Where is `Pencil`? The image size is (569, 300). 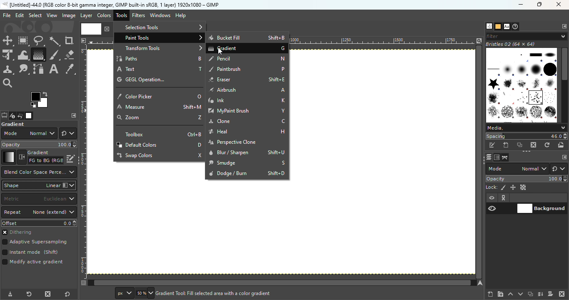
Pencil is located at coordinates (246, 59).